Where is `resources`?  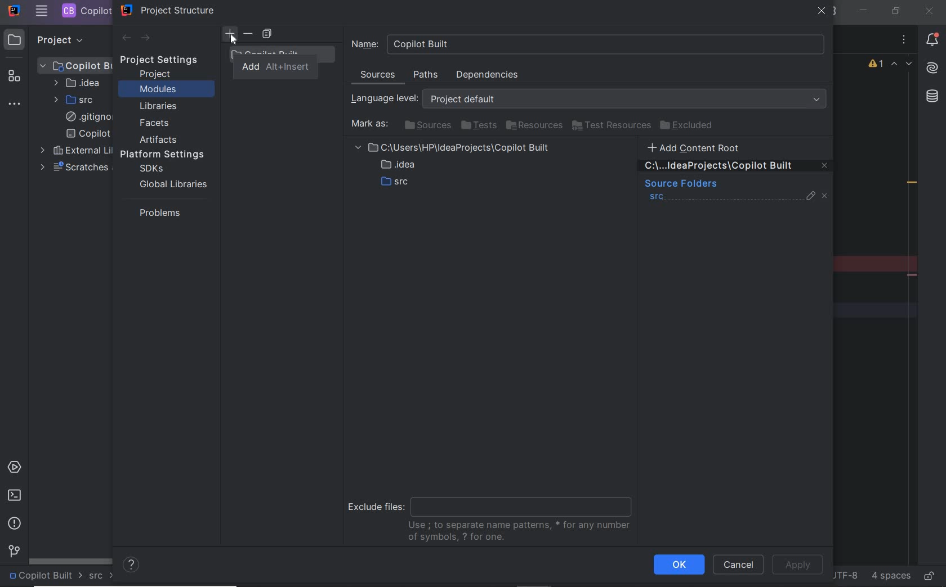
resources is located at coordinates (536, 126).